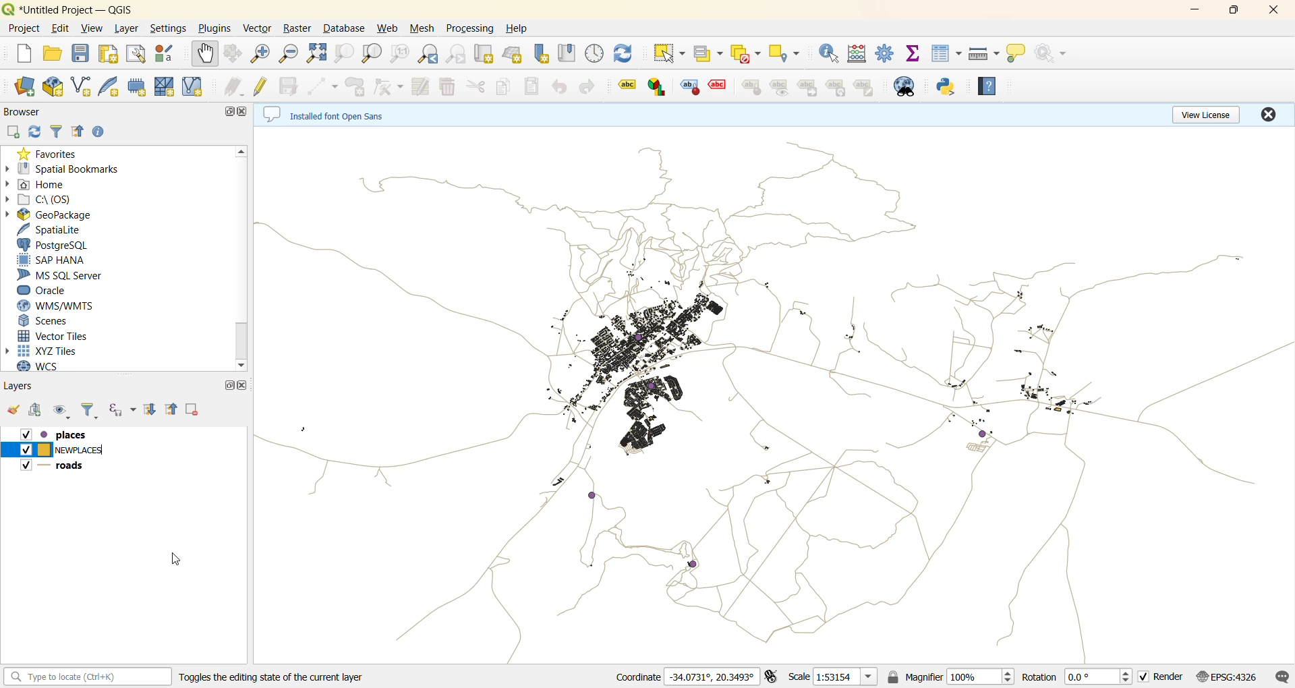 Image resolution: width=1295 pixels, height=688 pixels. What do you see at coordinates (243, 110) in the screenshot?
I see `close` at bounding box center [243, 110].